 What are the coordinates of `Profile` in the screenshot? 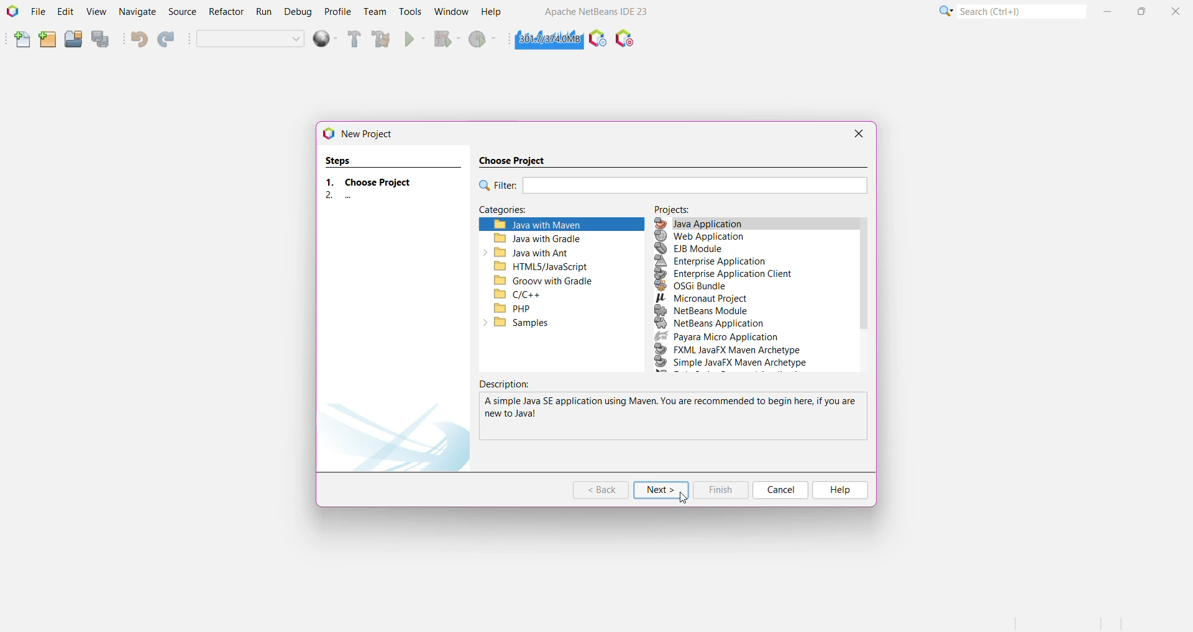 It's located at (337, 12).